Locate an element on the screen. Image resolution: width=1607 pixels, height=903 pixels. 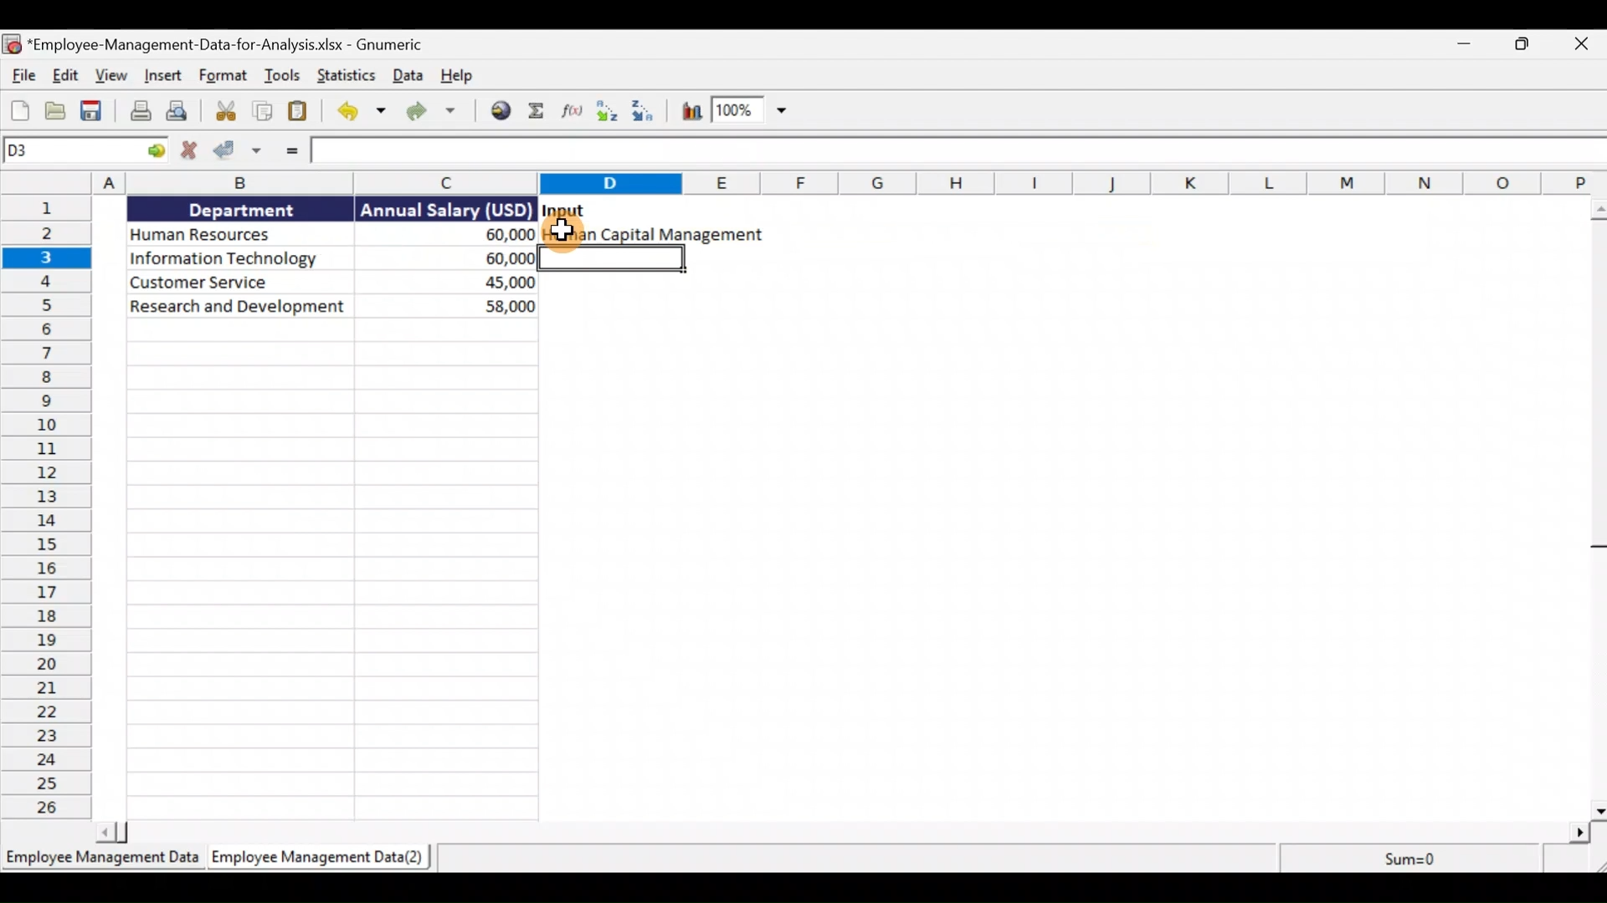
Enter formula is located at coordinates (290, 153).